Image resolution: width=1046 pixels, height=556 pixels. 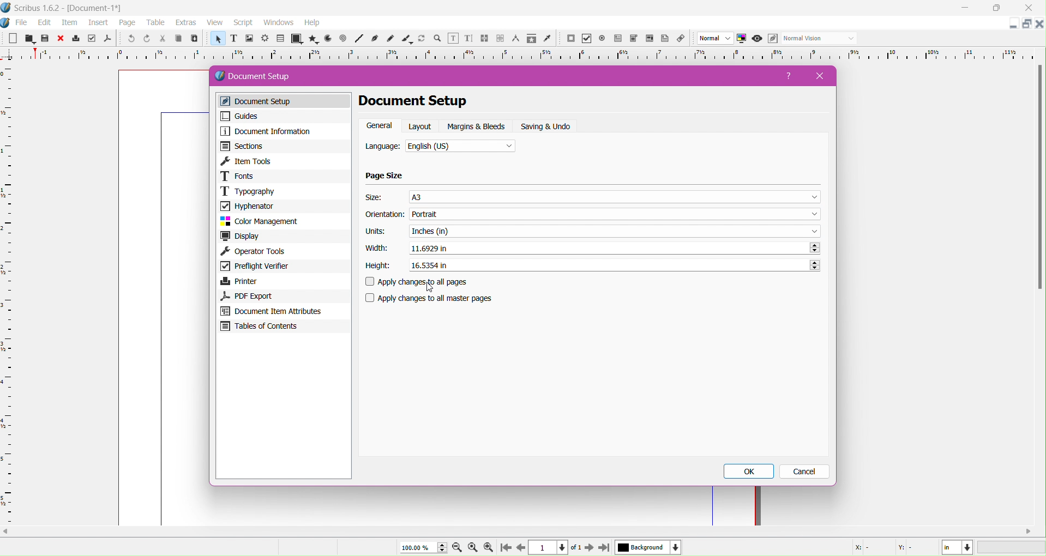 What do you see at coordinates (286, 101) in the screenshot?
I see `Document Setup` at bounding box center [286, 101].